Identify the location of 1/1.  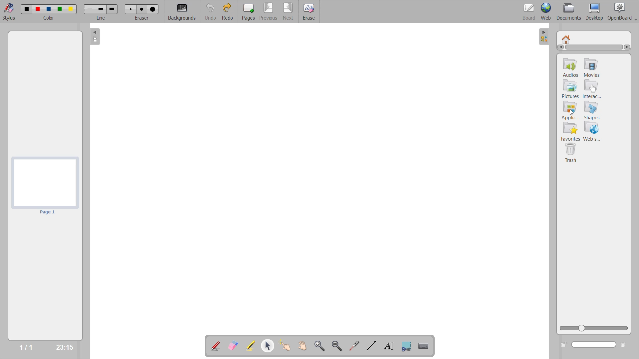
(28, 347).